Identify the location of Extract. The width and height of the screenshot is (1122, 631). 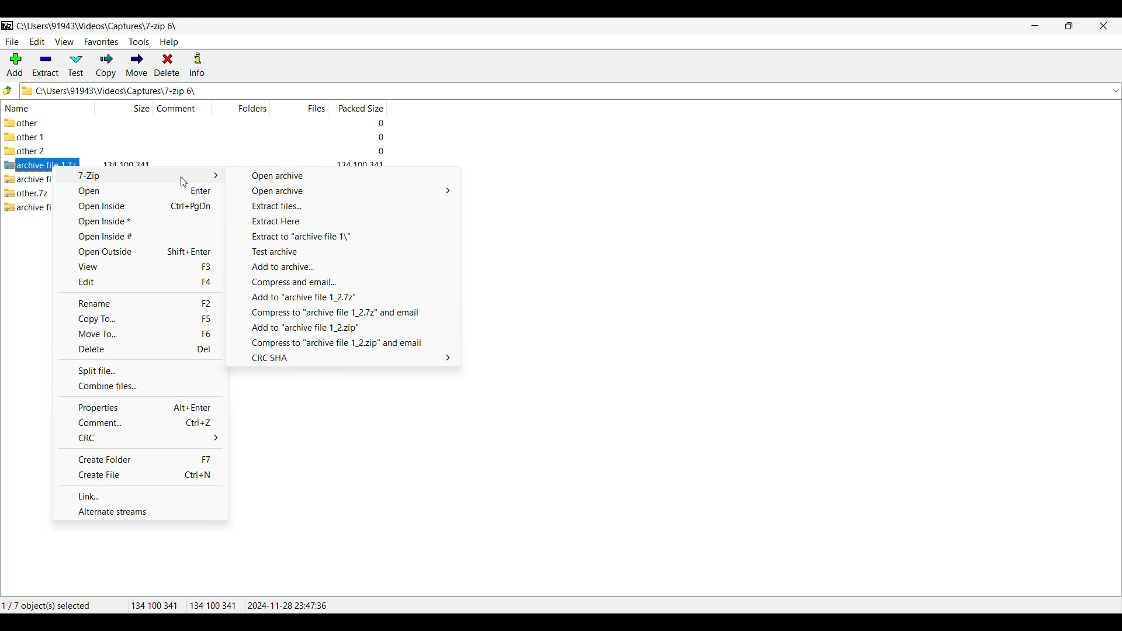
(46, 65).